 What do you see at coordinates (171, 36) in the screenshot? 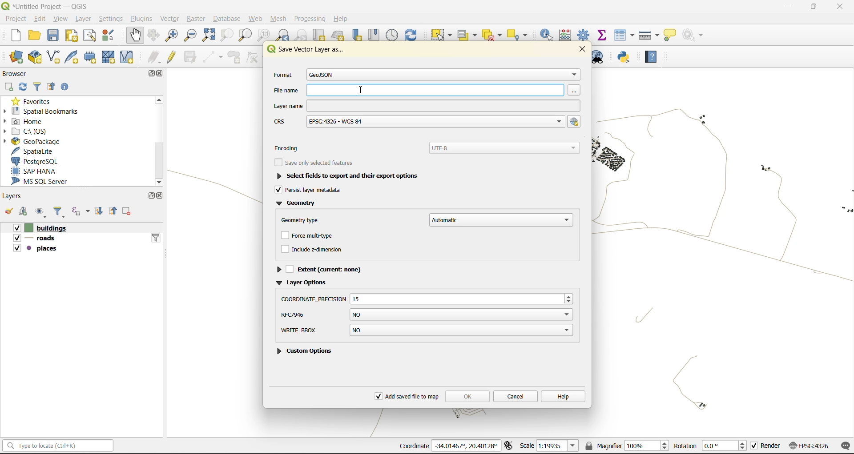
I see `zoom in` at bounding box center [171, 36].